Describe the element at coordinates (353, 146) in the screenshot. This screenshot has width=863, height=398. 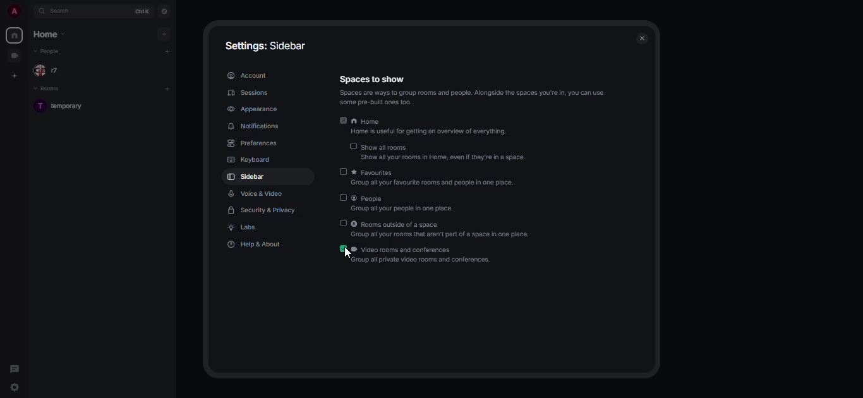
I see `disabled` at that location.